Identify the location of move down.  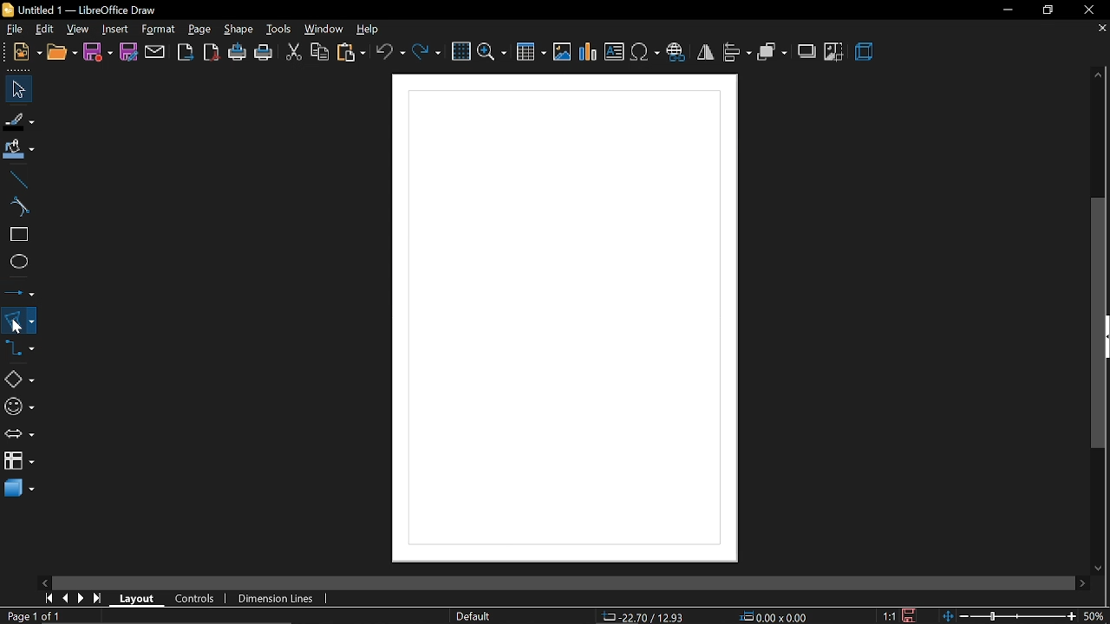
(1100, 566).